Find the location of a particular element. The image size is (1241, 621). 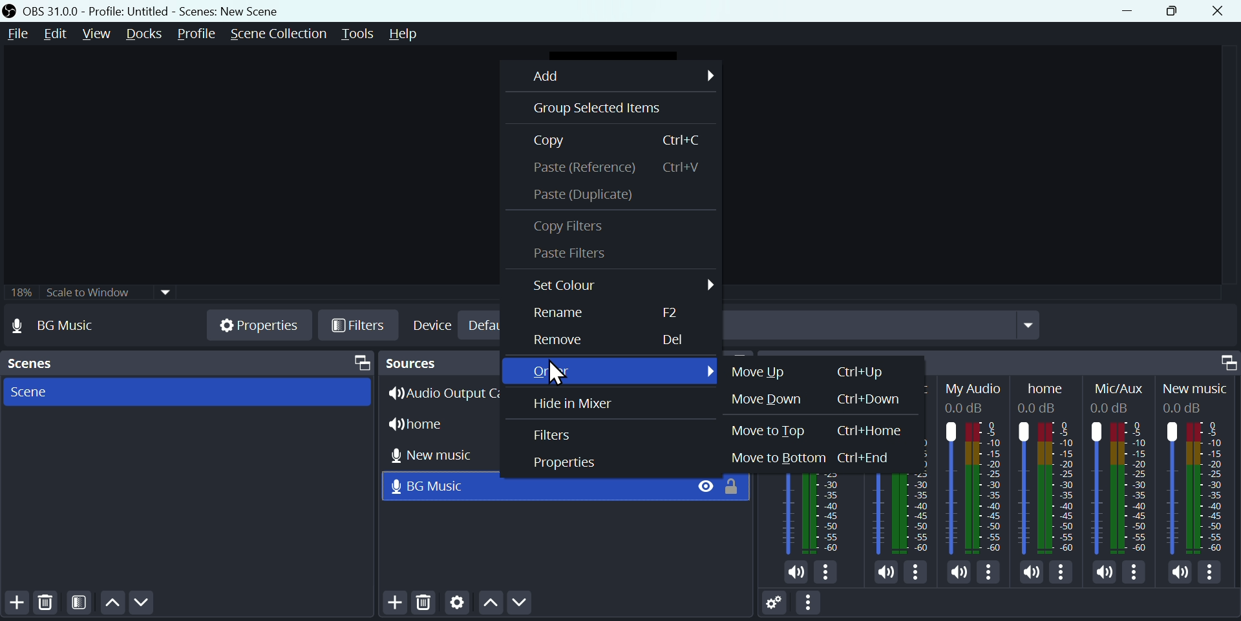

New music is located at coordinates (445, 453).